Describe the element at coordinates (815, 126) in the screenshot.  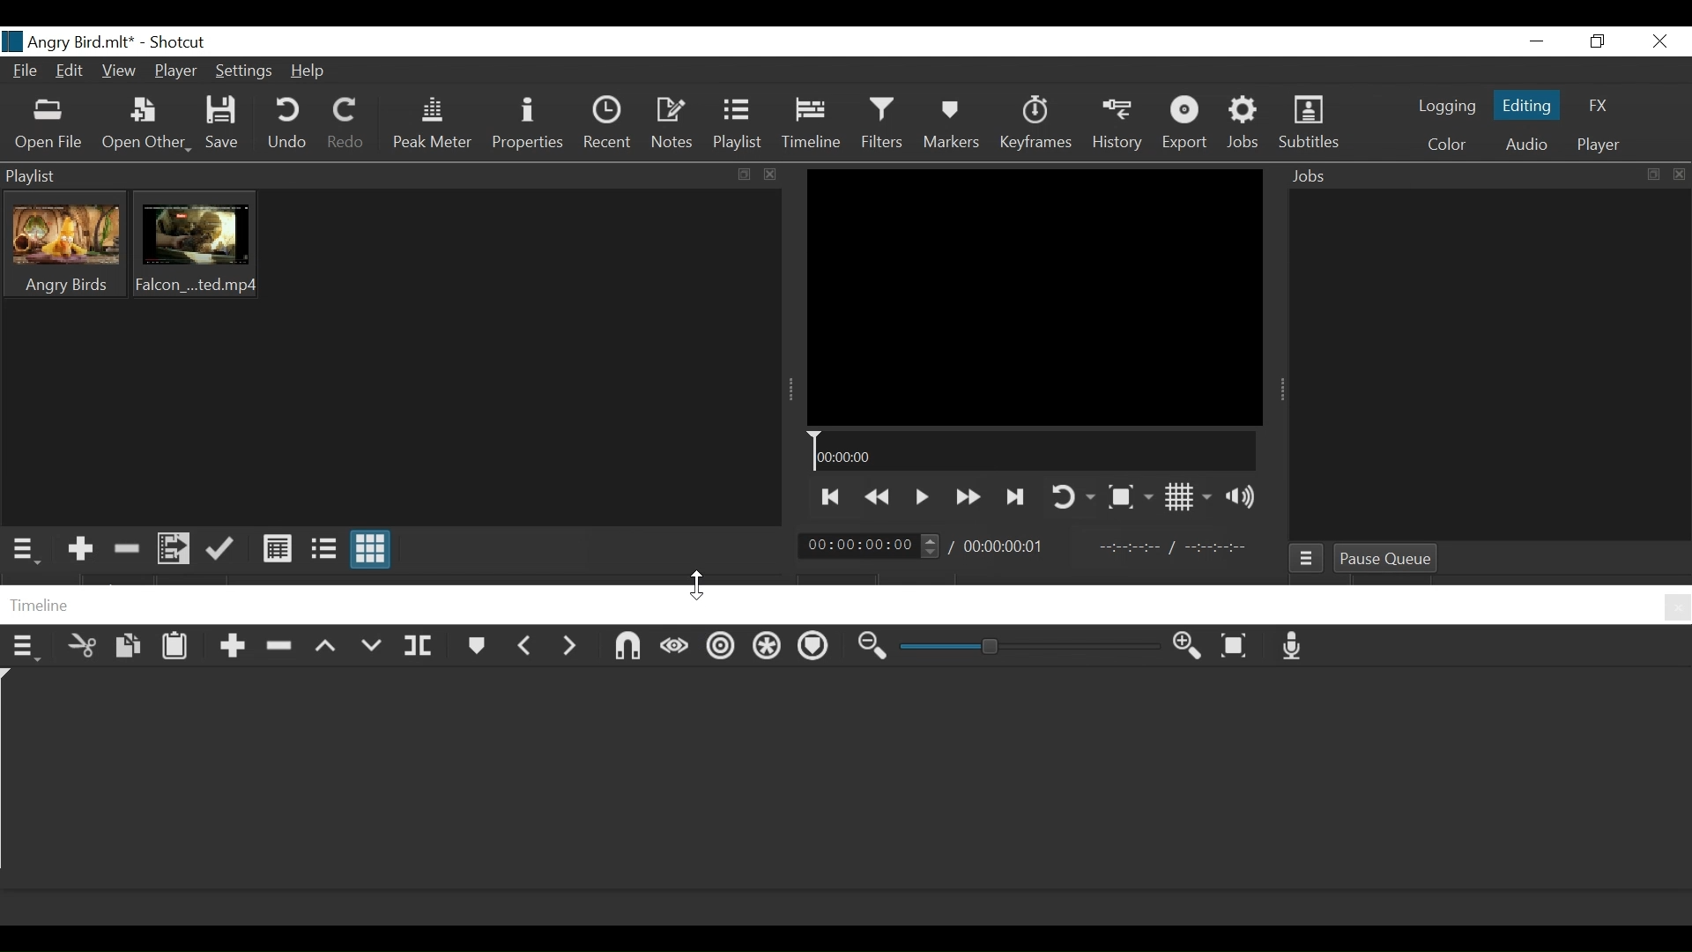
I see `Timeline` at that location.